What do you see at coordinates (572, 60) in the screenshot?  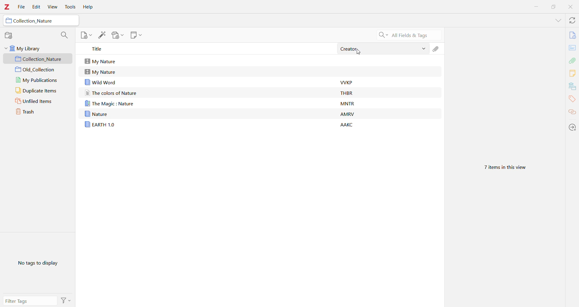 I see `Attachments` at bounding box center [572, 60].